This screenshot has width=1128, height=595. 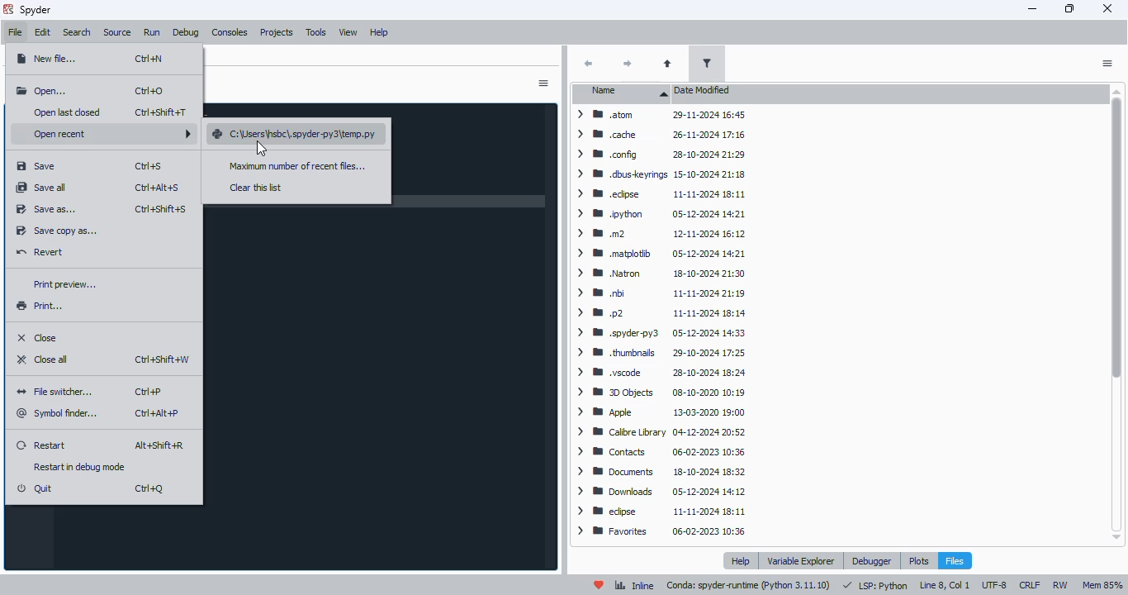 I want to click on open recent, so click(x=109, y=133).